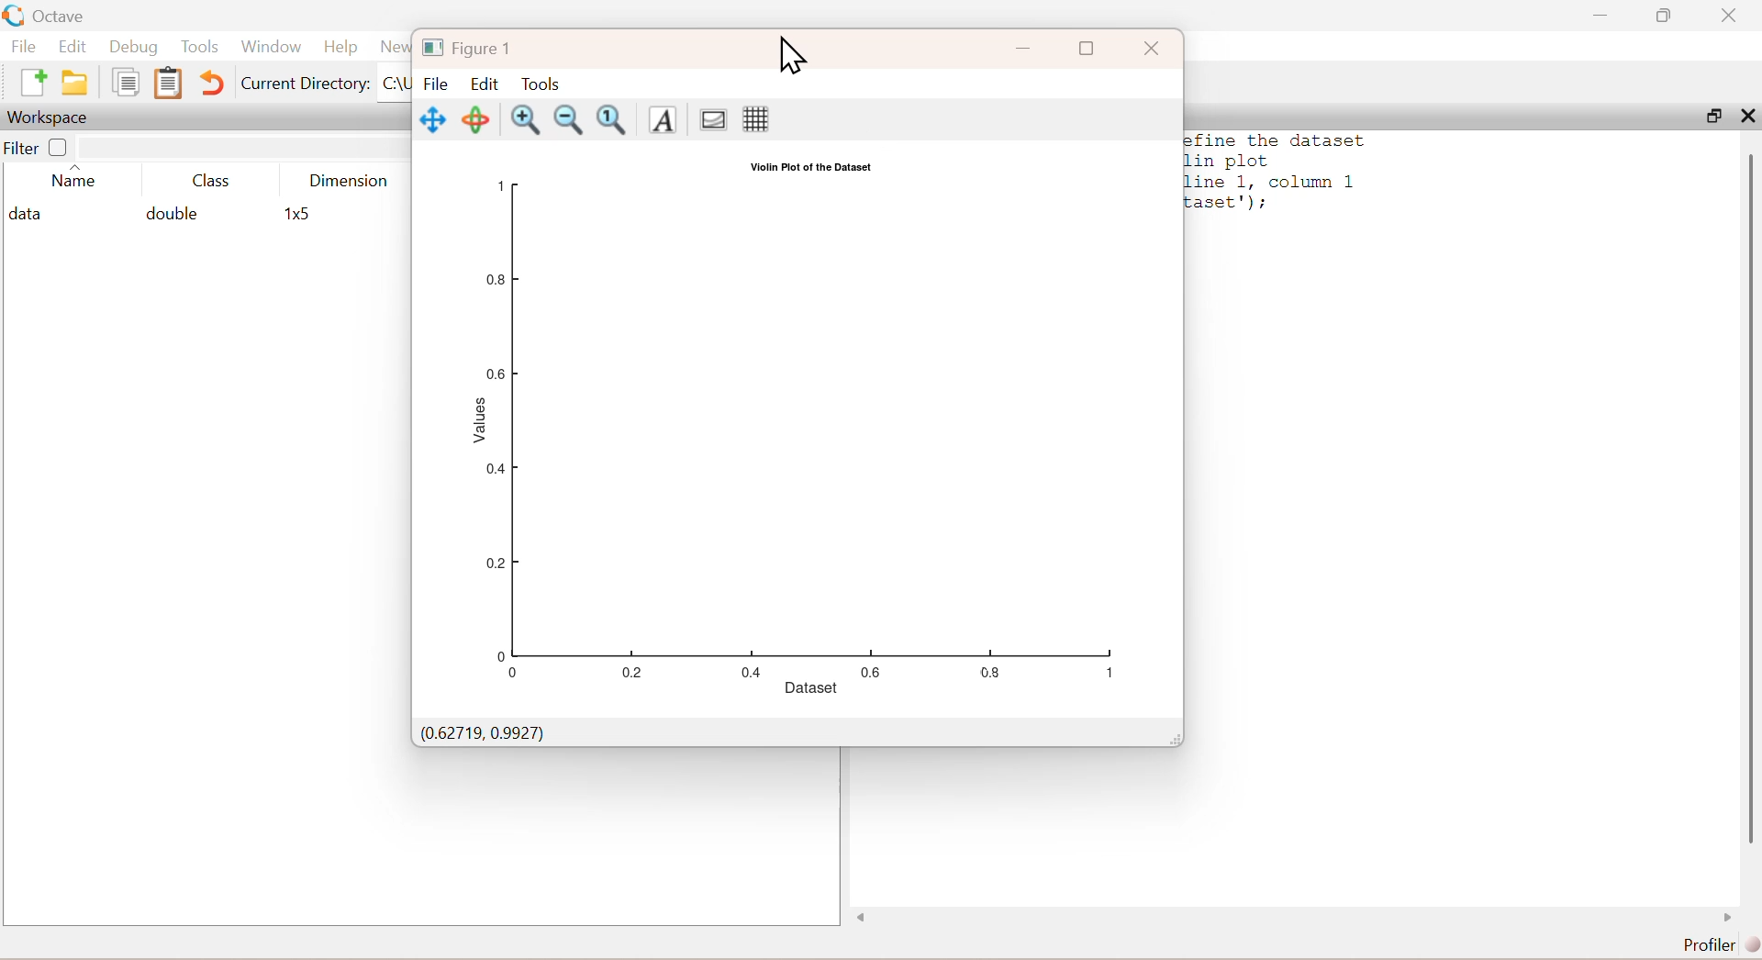 This screenshot has height=960, width=1762. What do you see at coordinates (134, 48) in the screenshot?
I see `debug` at bounding box center [134, 48].